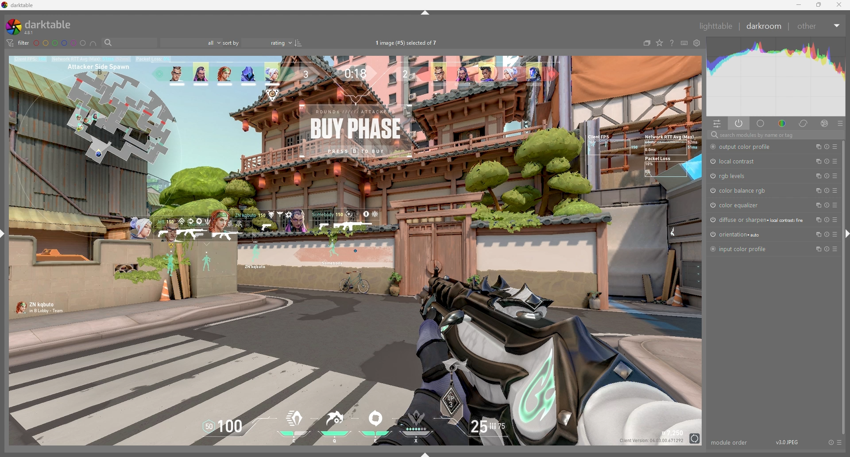 The height and width of the screenshot is (457, 850). Describe the element at coordinates (788, 442) in the screenshot. I see `version` at that location.